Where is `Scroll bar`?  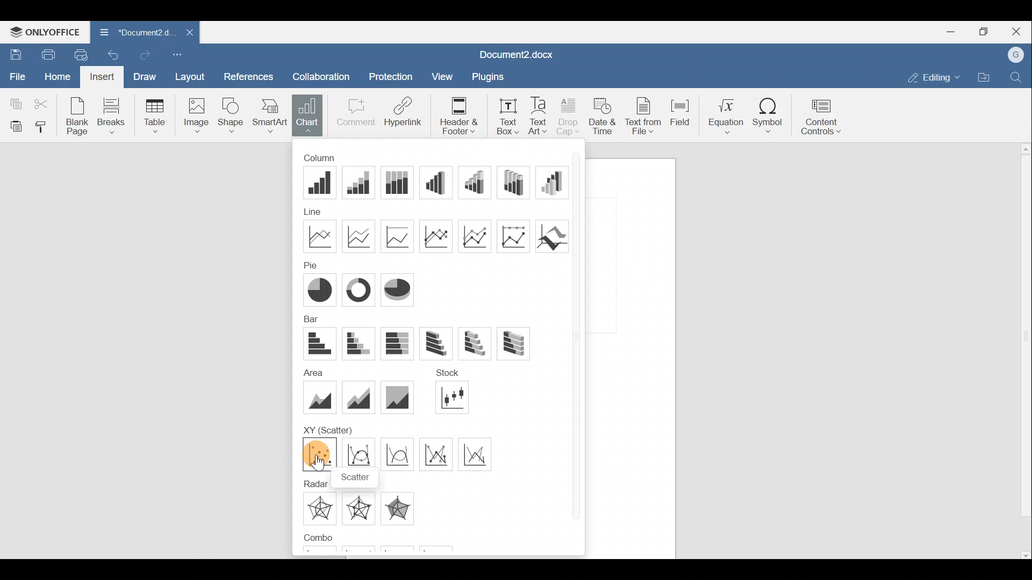 Scroll bar is located at coordinates (1019, 352).